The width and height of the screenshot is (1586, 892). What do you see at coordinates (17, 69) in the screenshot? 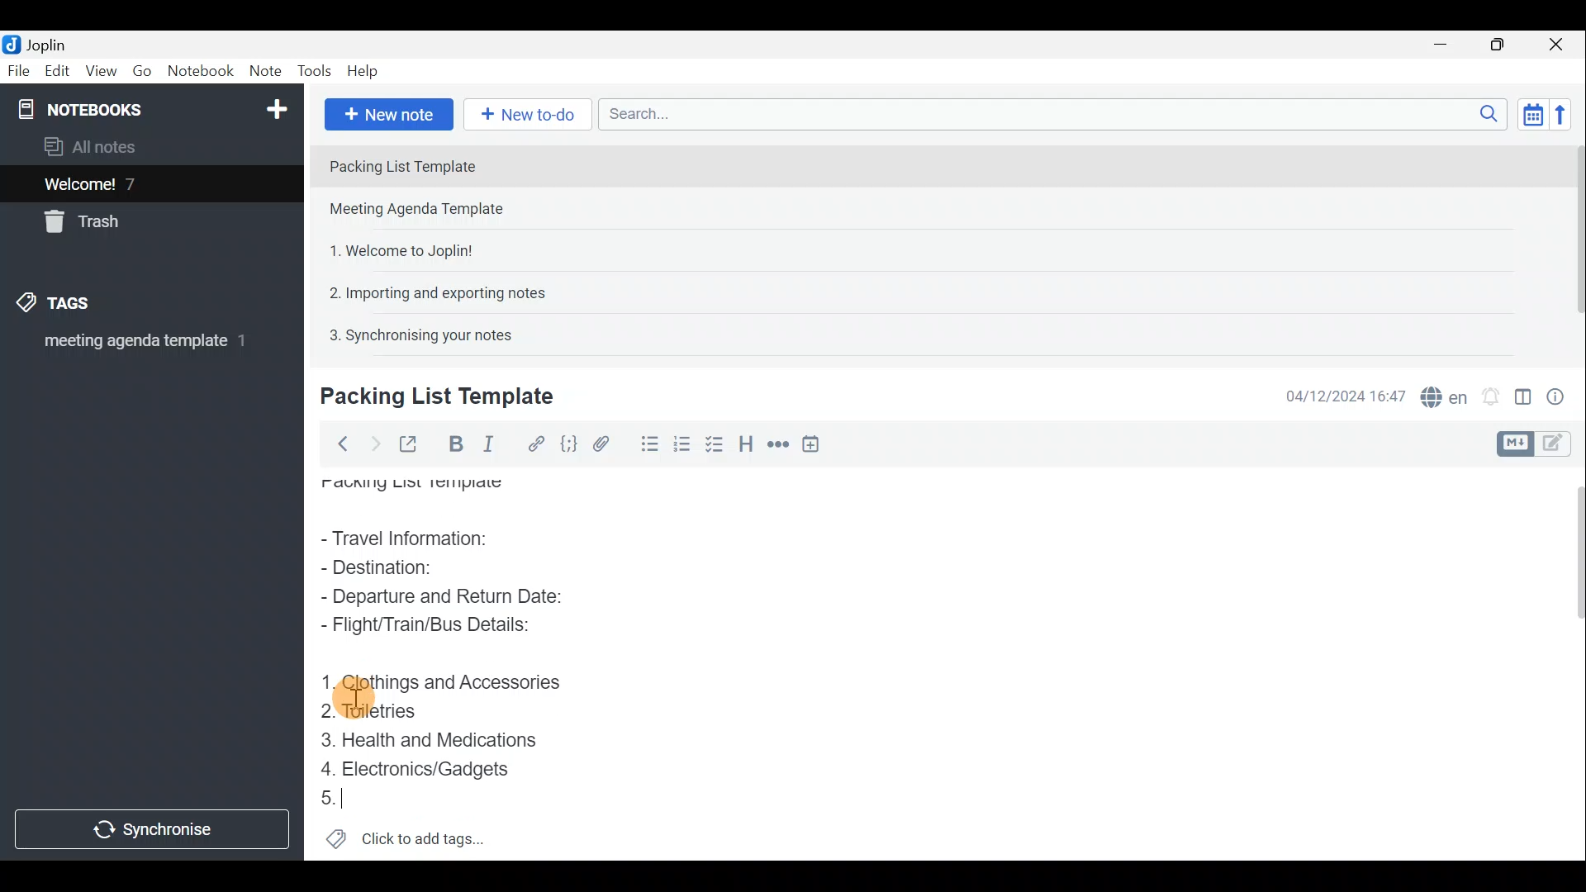
I see `File` at bounding box center [17, 69].